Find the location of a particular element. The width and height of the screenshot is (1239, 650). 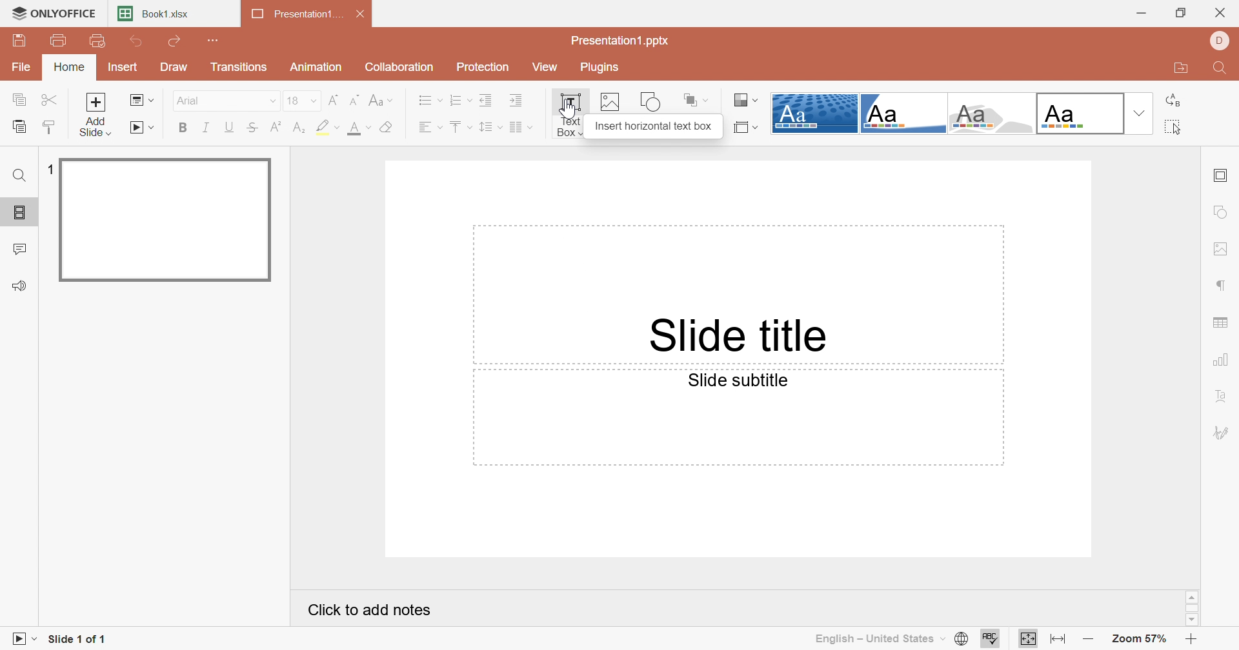

Paste is located at coordinates (18, 126).